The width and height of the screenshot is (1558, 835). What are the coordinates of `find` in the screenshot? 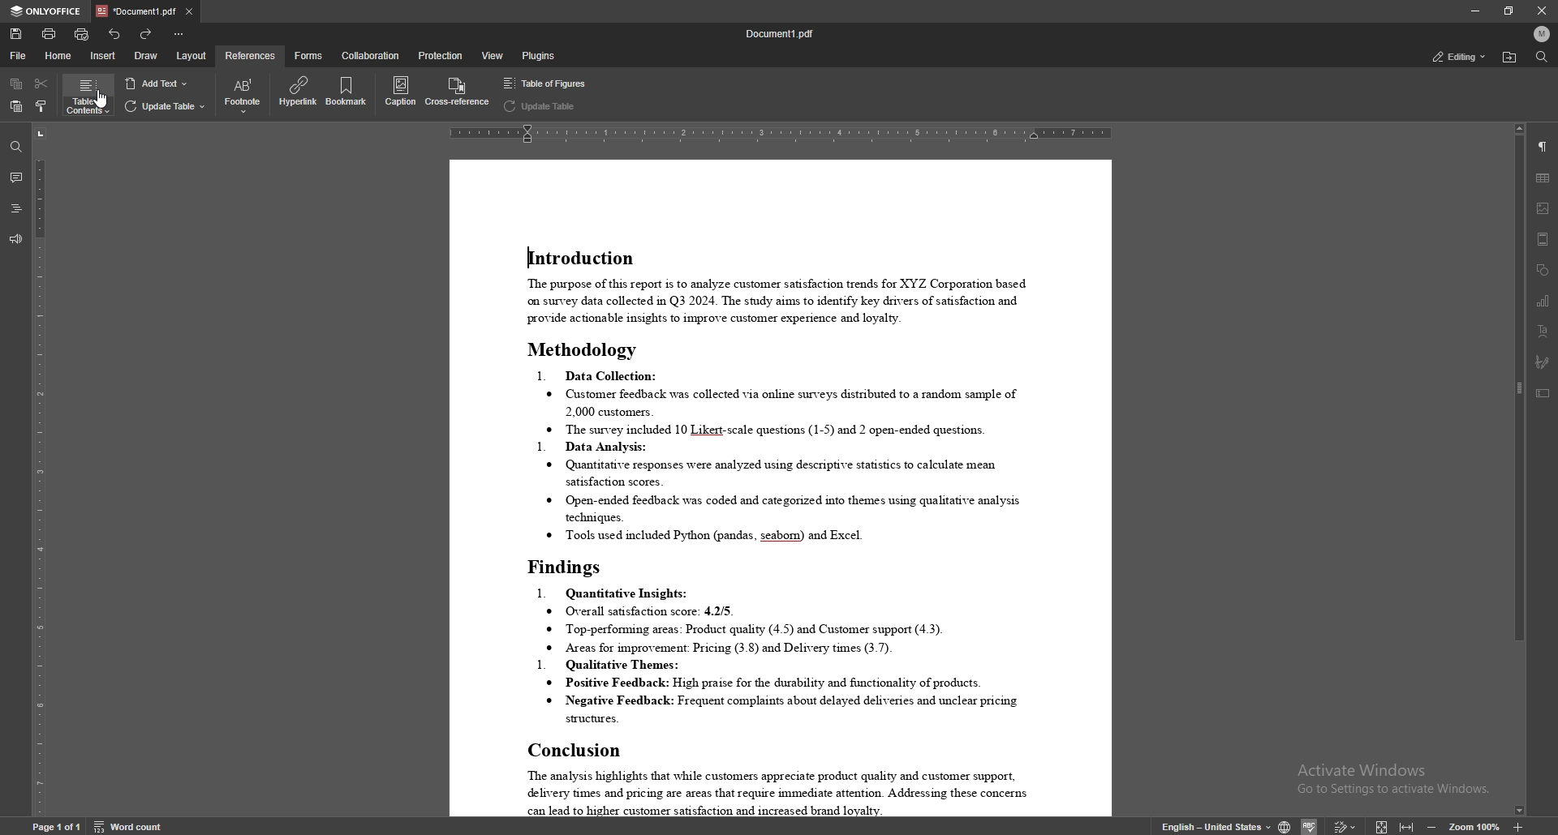 It's located at (16, 148).